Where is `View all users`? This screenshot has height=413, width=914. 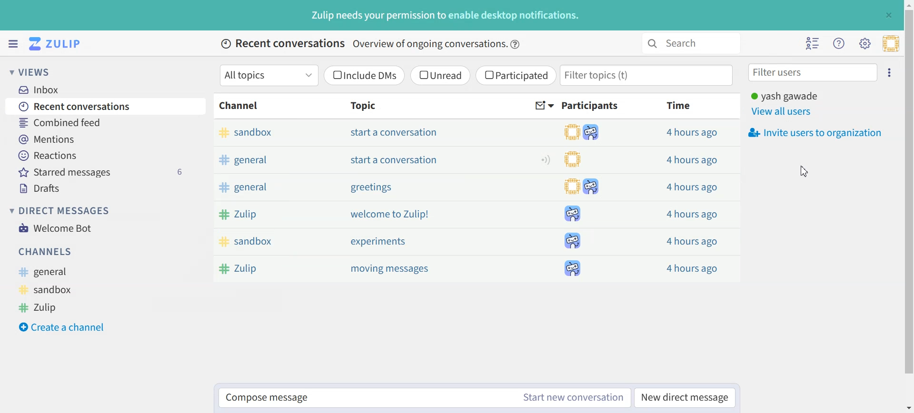 View all users is located at coordinates (783, 112).